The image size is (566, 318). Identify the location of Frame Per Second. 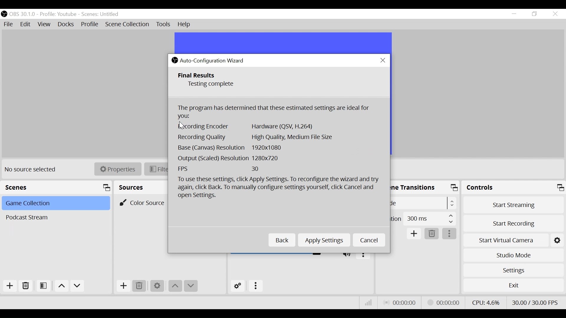
(241, 169).